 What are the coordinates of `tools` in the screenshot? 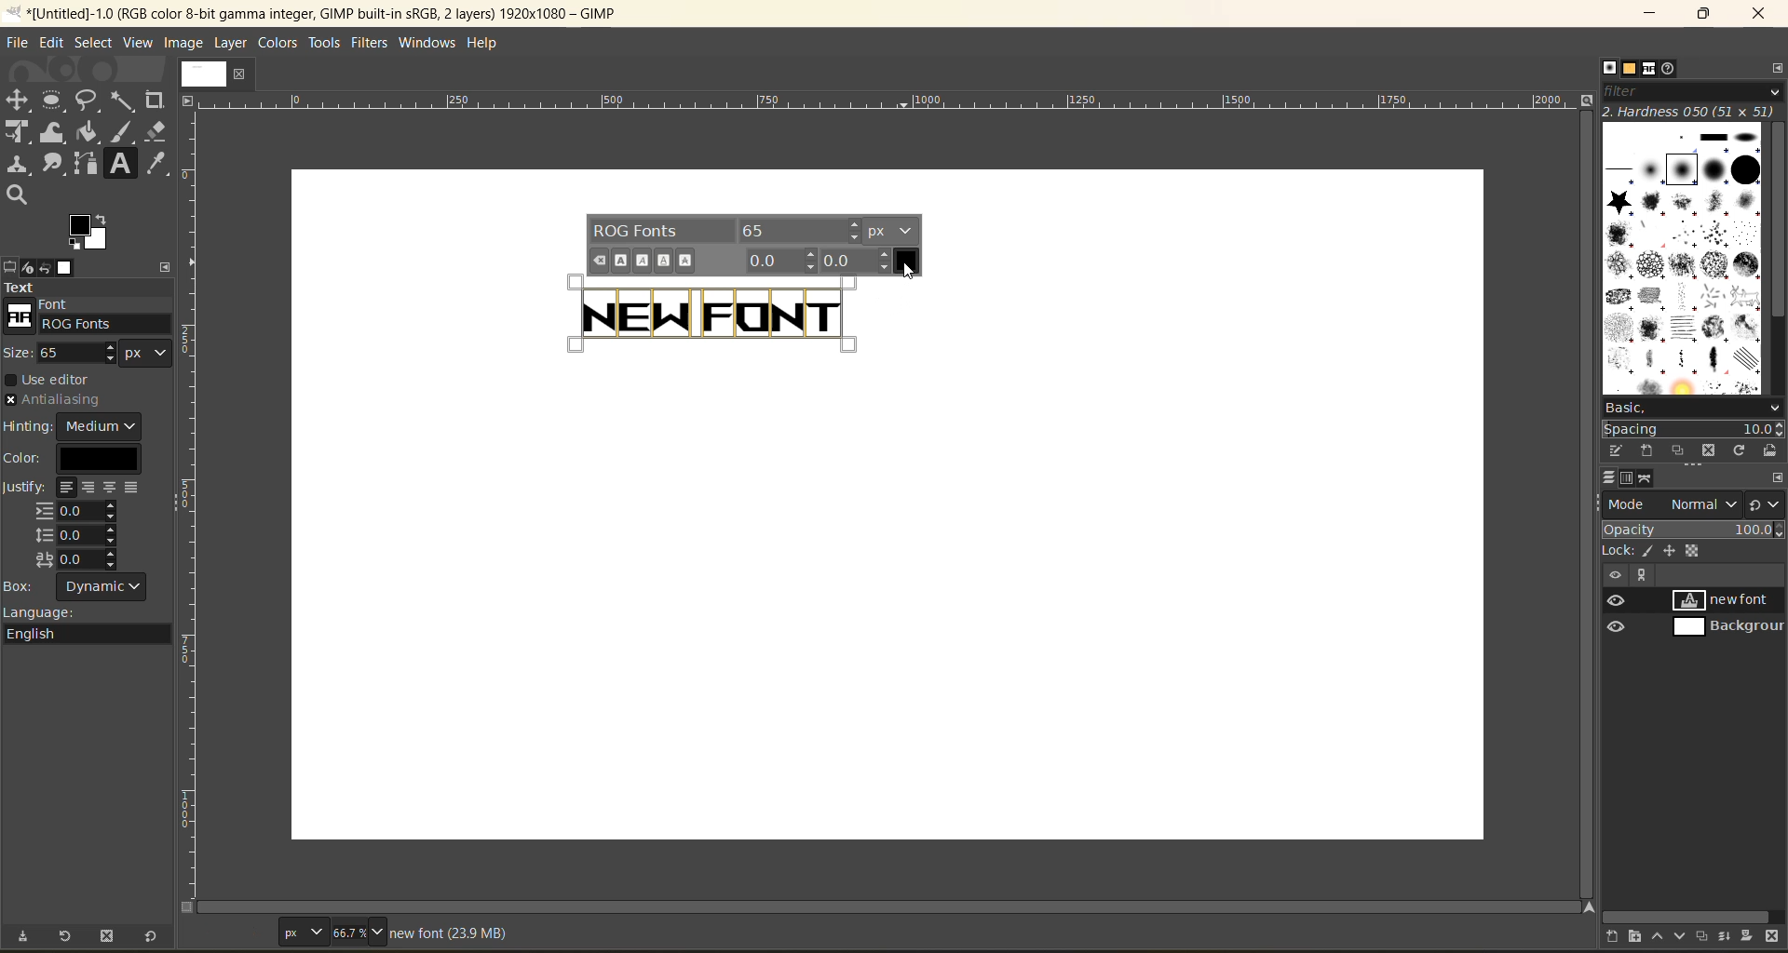 It's located at (88, 149).